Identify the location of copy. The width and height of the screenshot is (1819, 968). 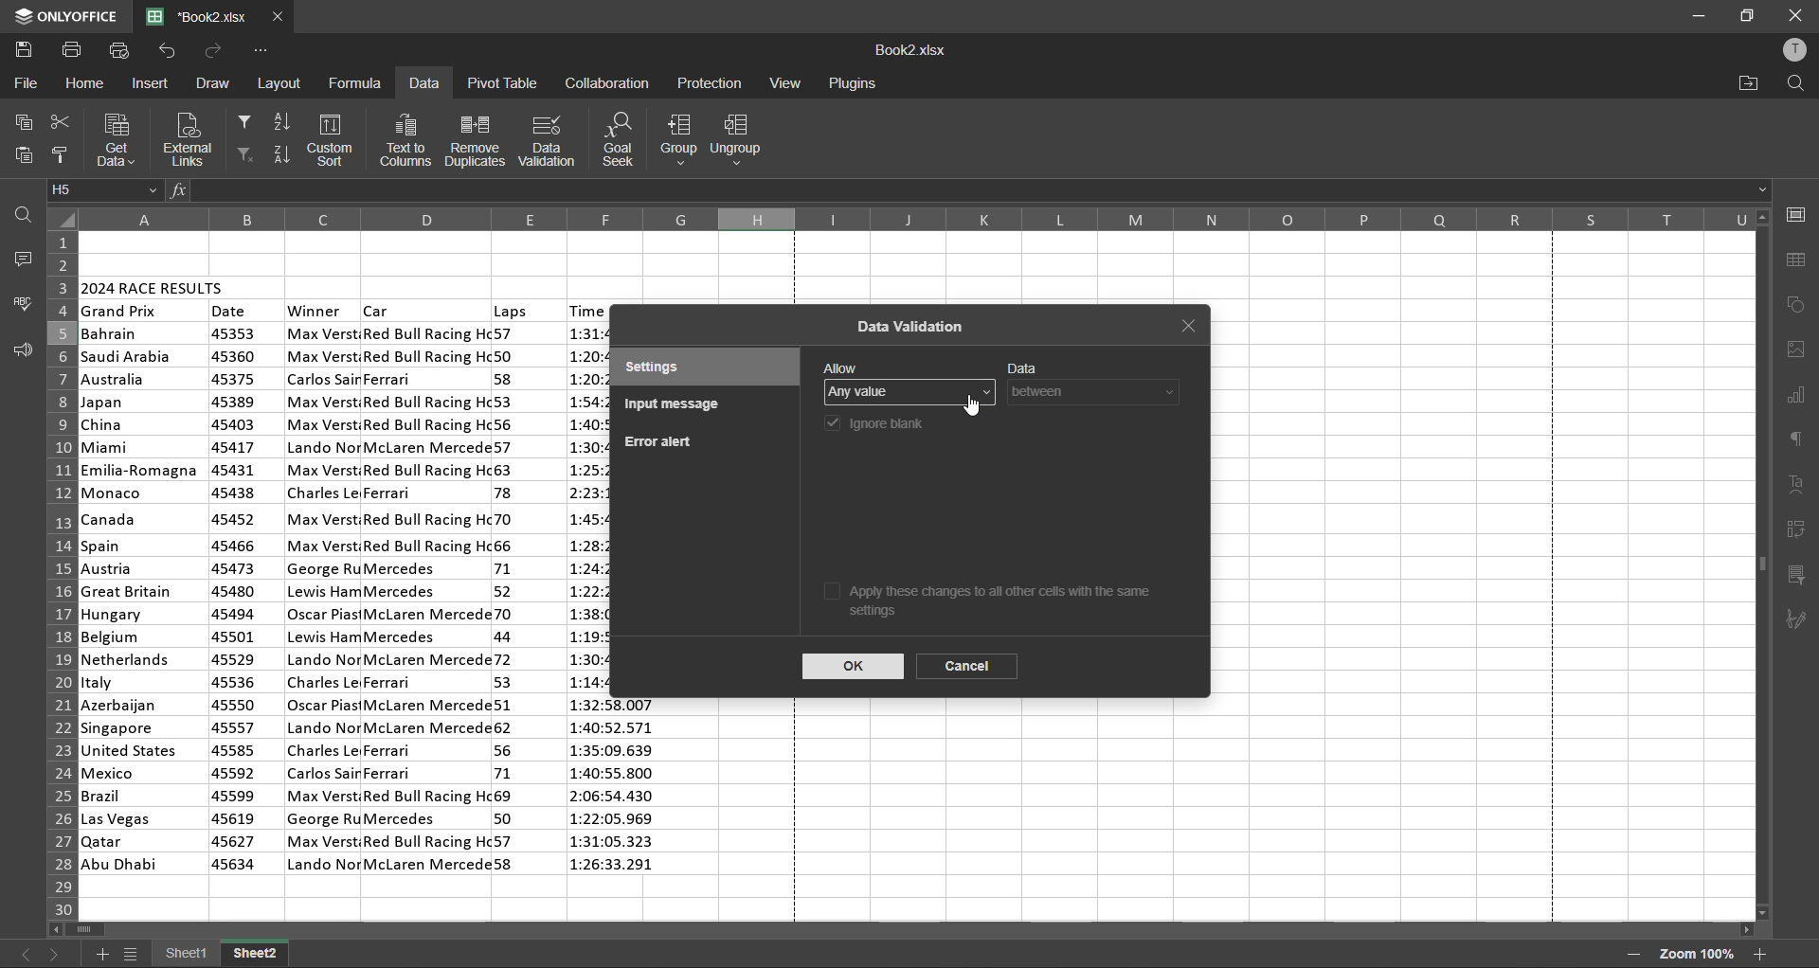
(27, 123).